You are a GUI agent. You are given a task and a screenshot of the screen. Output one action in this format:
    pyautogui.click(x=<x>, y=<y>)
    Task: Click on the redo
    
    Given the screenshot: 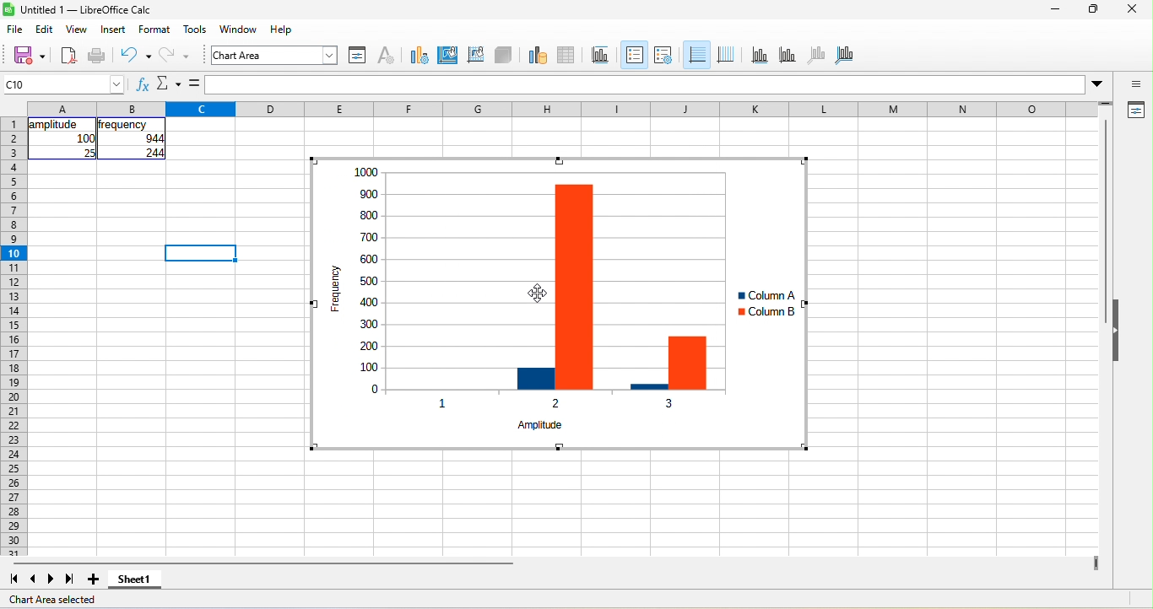 What is the action you would take?
    pyautogui.click(x=175, y=57)
    